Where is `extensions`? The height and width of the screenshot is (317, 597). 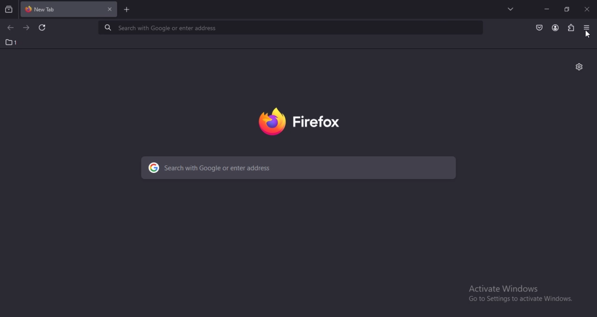
extensions is located at coordinates (571, 27).